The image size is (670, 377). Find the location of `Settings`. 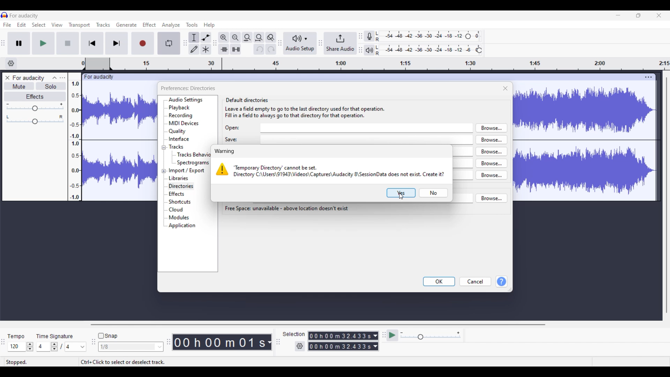

Settings is located at coordinates (300, 346).